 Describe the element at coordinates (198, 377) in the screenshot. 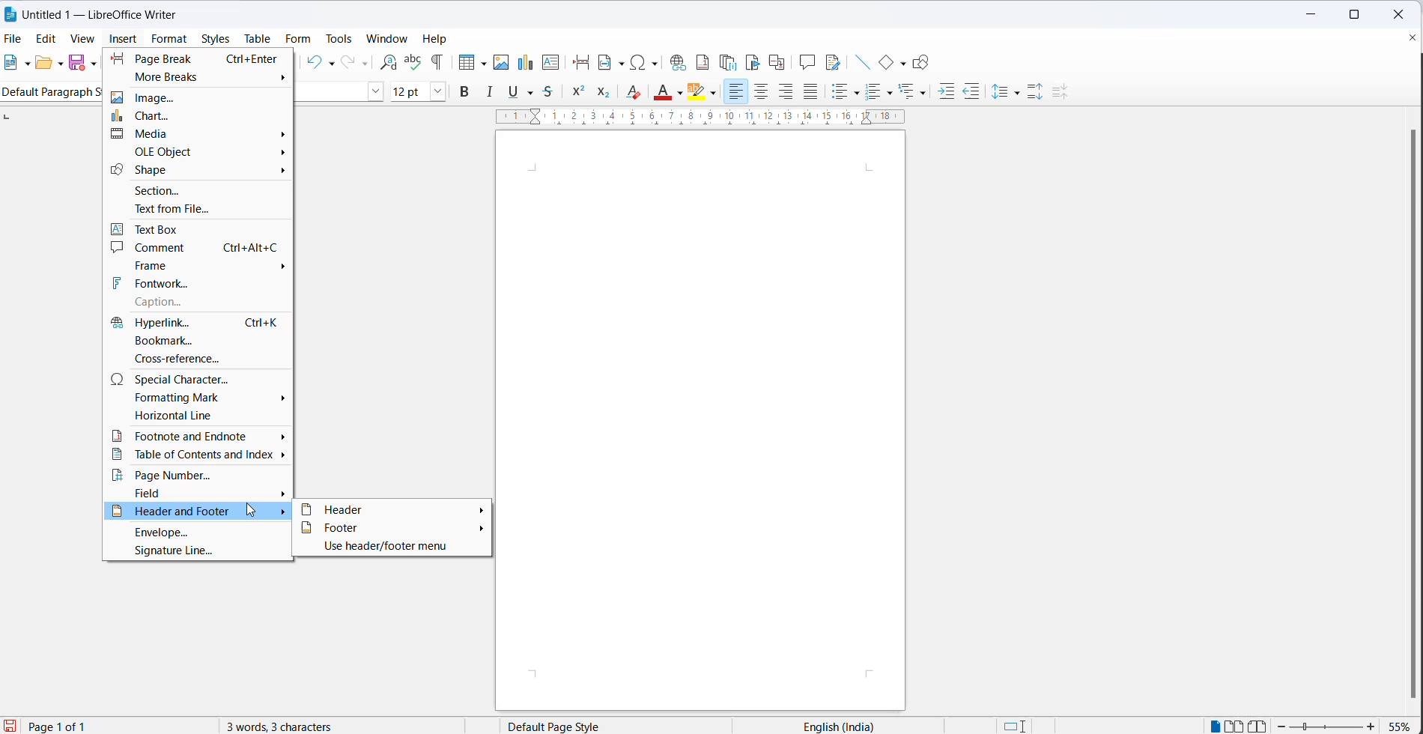

I see `special character` at that location.